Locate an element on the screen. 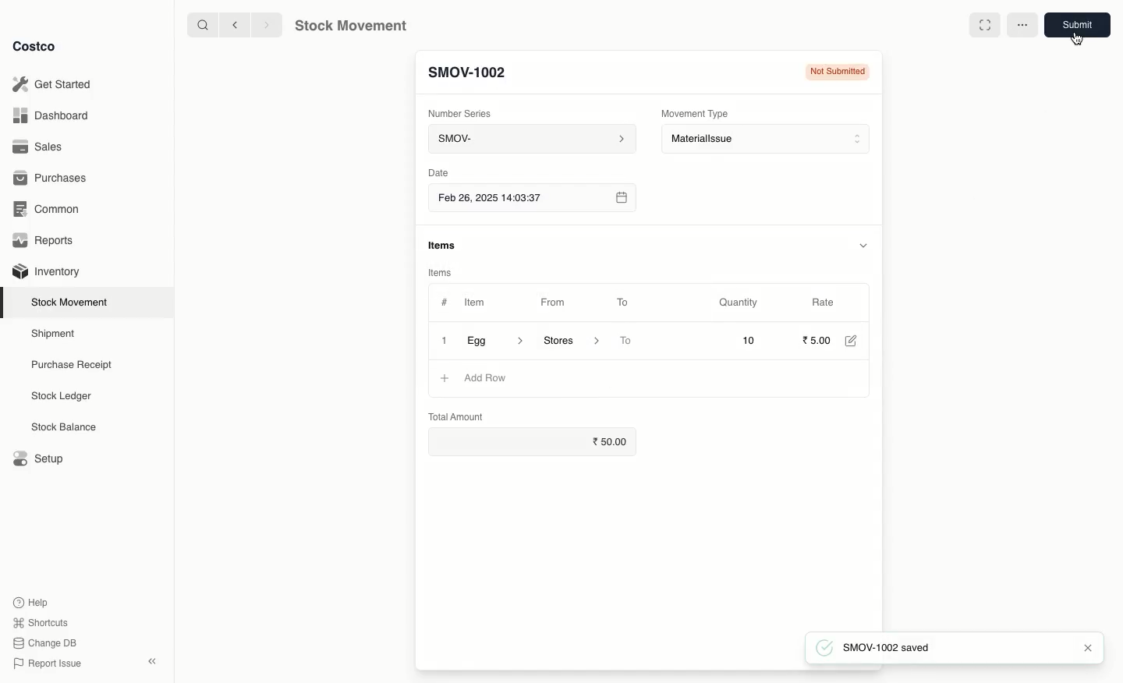 The image size is (1123, 683). Rate is located at coordinates (824, 300).